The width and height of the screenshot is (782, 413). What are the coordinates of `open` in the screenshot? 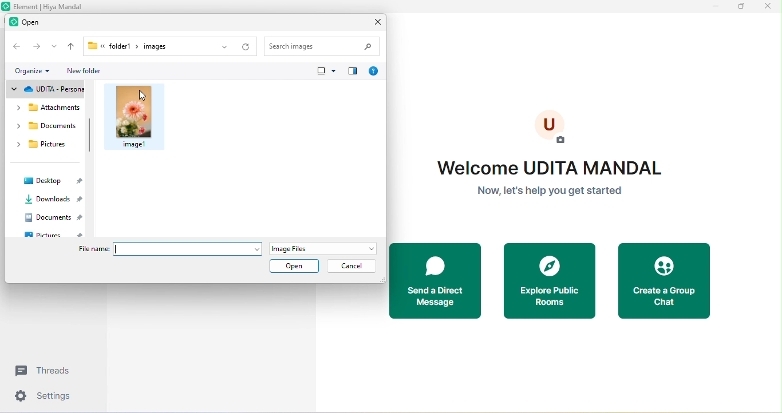 It's located at (298, 267).